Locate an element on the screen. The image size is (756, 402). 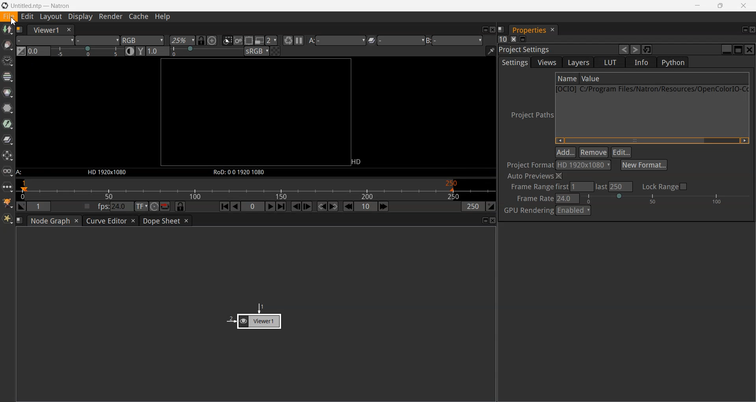
Manage layout is located at coordinates (501, 29).